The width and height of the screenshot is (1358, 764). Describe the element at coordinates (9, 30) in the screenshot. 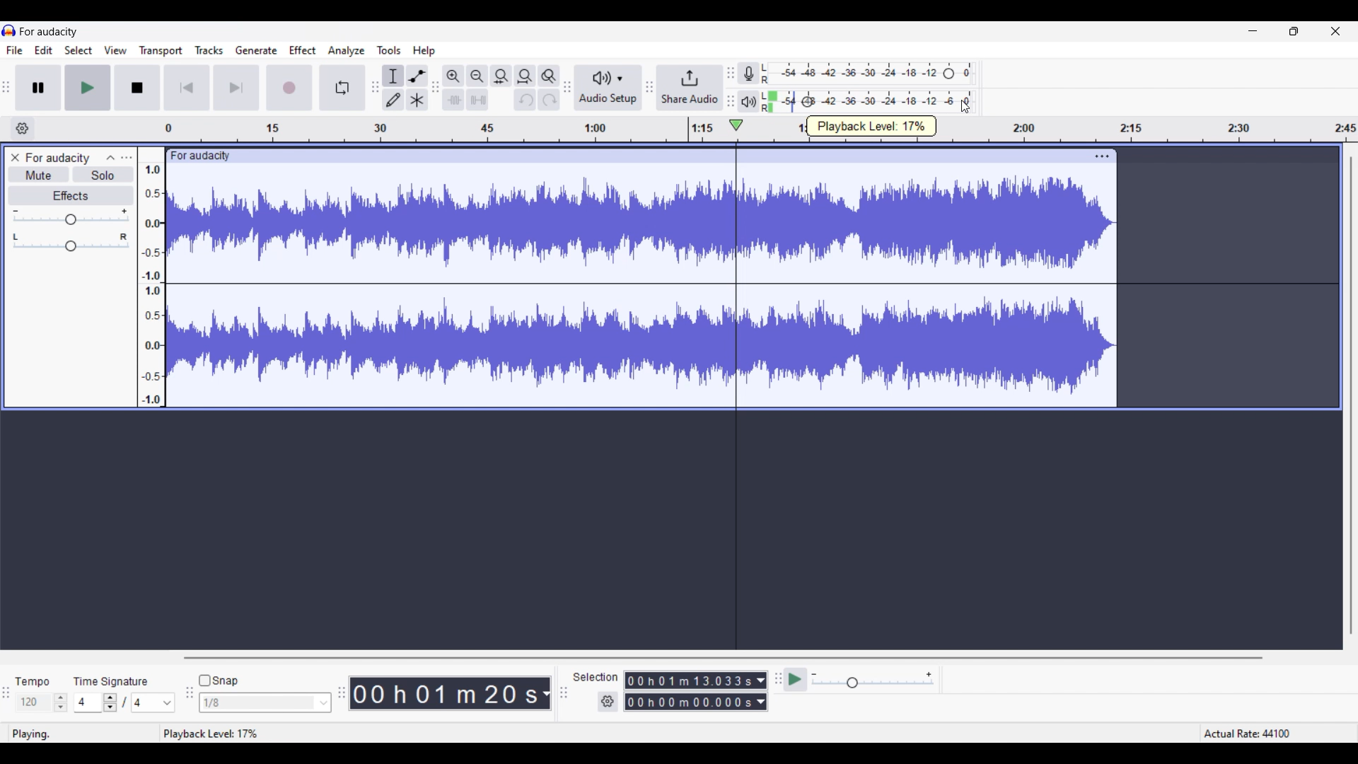

I see `Software logo` at that location.